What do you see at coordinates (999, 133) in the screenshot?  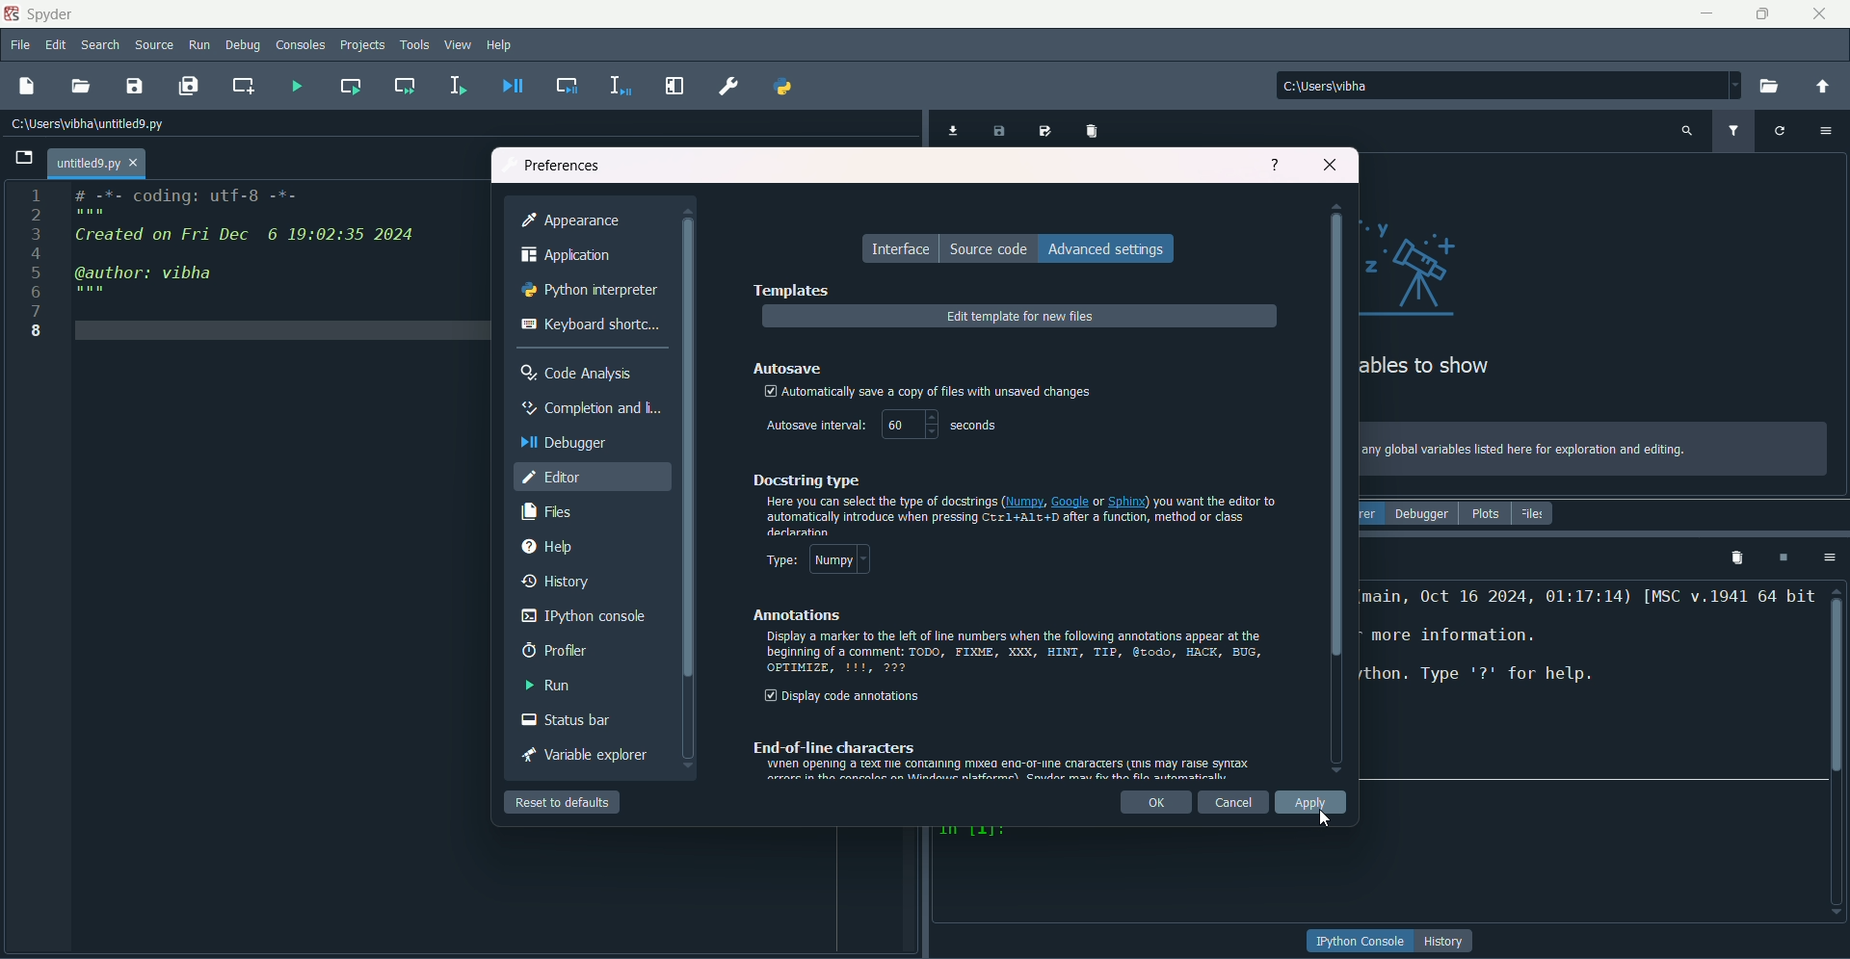 I see `save data` at bounding box center [999, 133].